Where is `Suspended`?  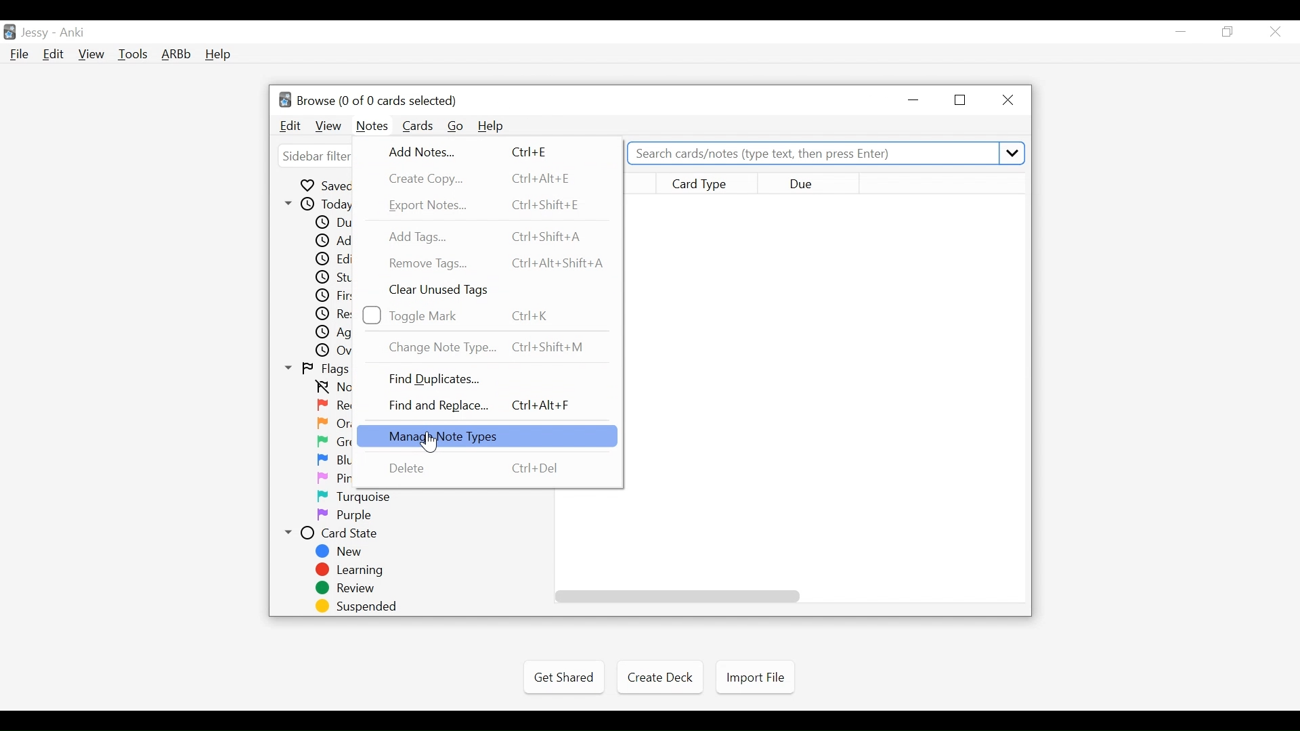
Suspended is located at coordinates (357, 606).